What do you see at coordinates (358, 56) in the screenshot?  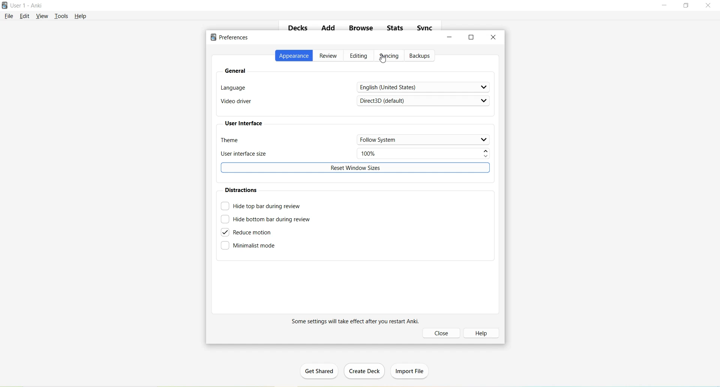 I see `Editing` at bounding box center [358, 56].